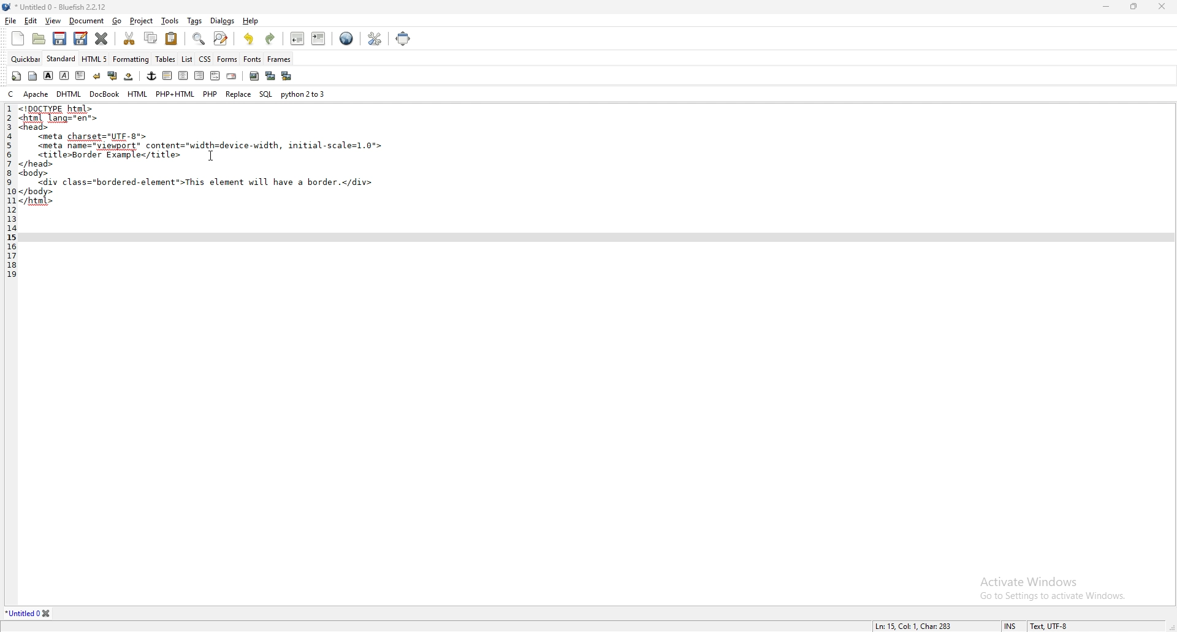  What do you see at coordinates (61, 8) in the screenshot?
I see `* Untitled 0 - Bluefish 2.2.12` at bounding box center [61, 8].